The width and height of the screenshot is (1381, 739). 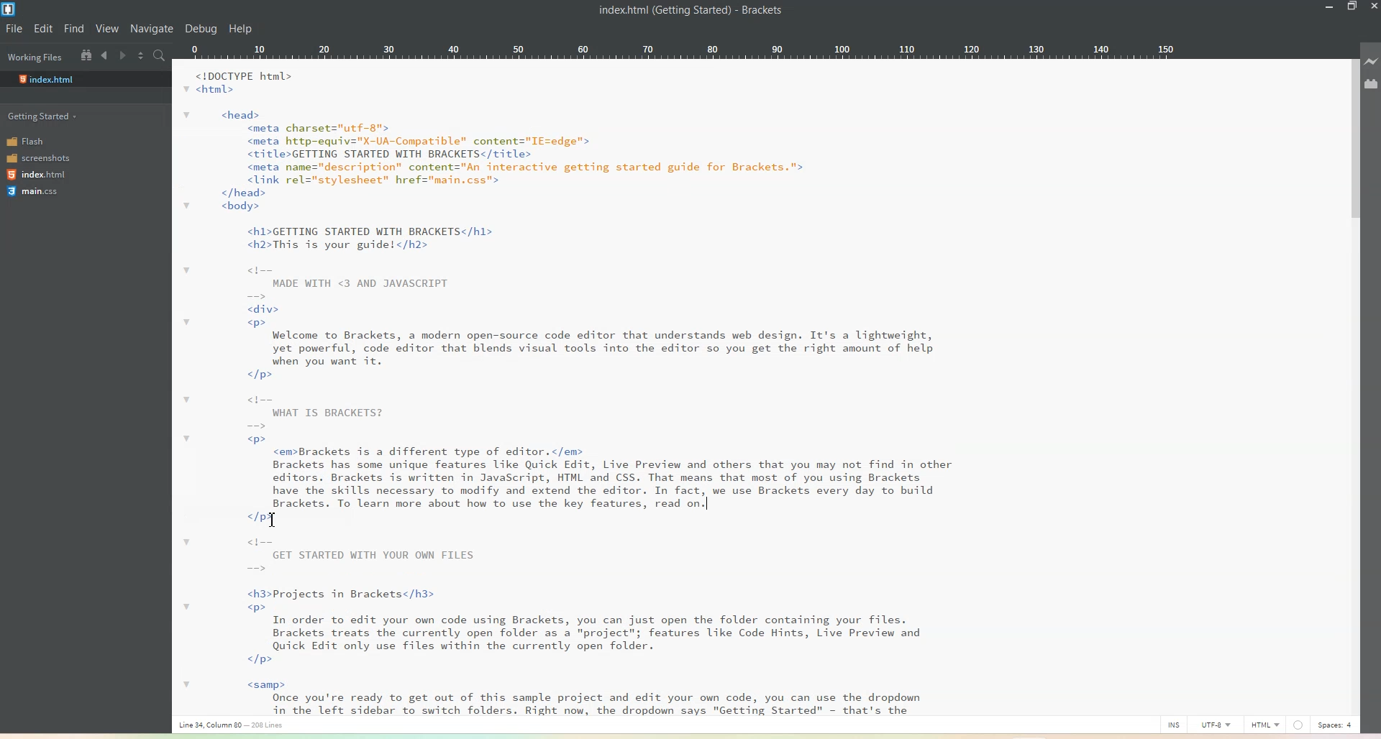 What do you see at coordinates (107, 28) in the screenshot?
I see `View` at bounding box center [107, 28].